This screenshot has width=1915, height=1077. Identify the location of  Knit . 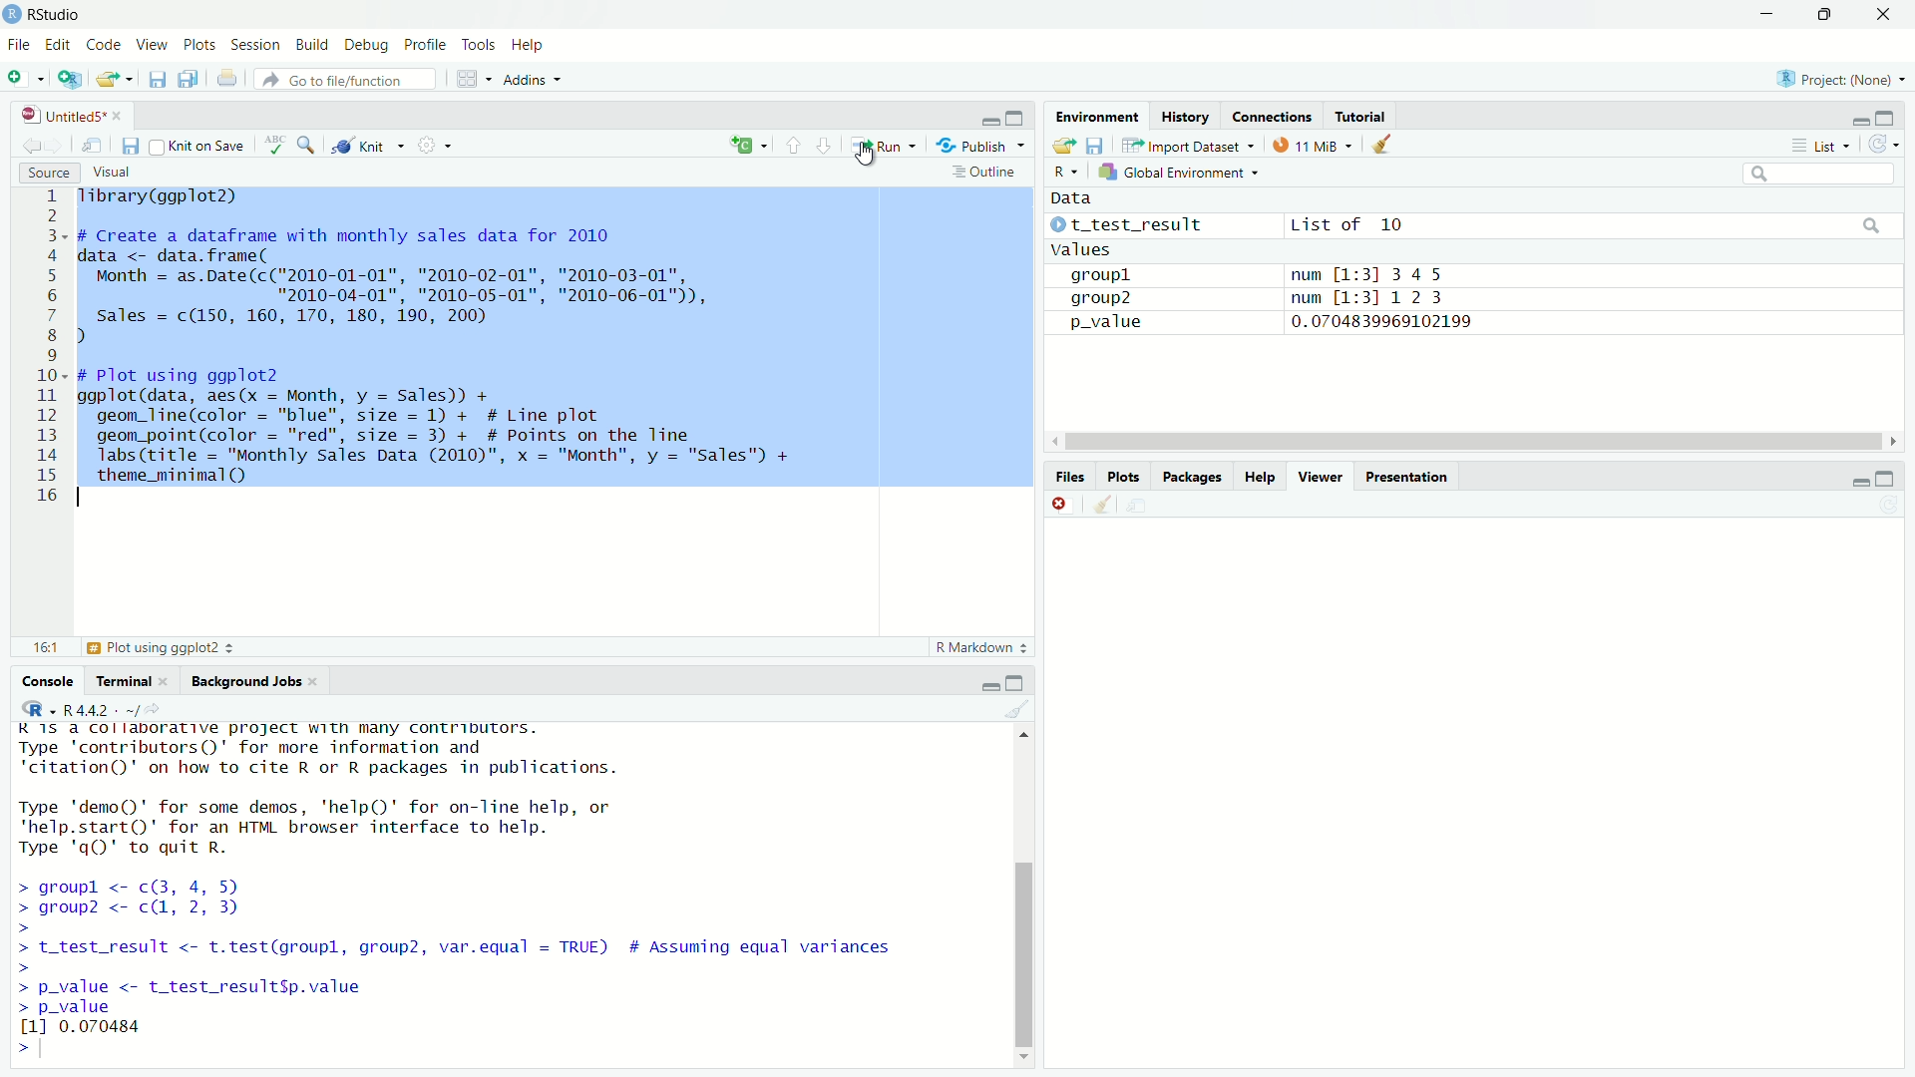
(370, 145).